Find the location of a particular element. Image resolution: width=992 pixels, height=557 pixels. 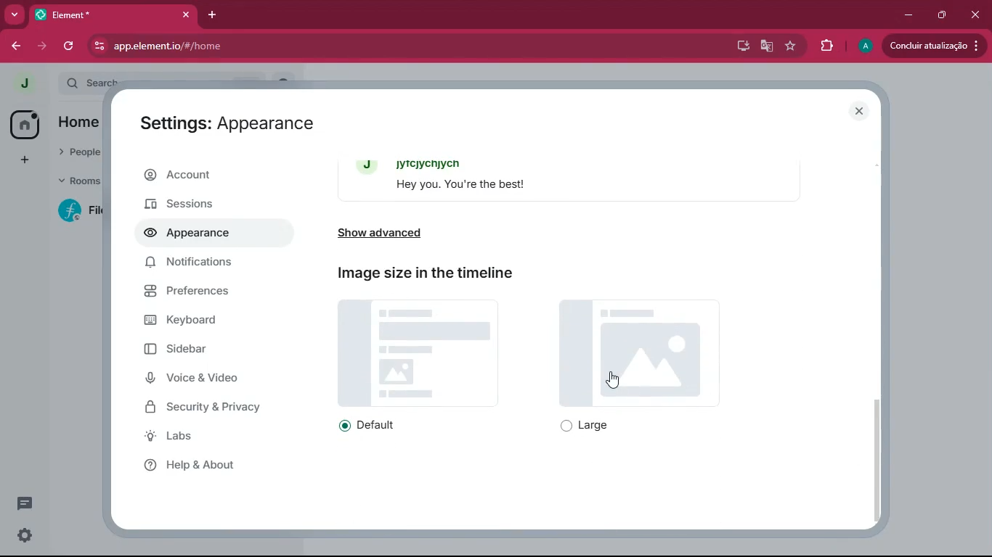

show advanced is located at coordinates (407, 233).